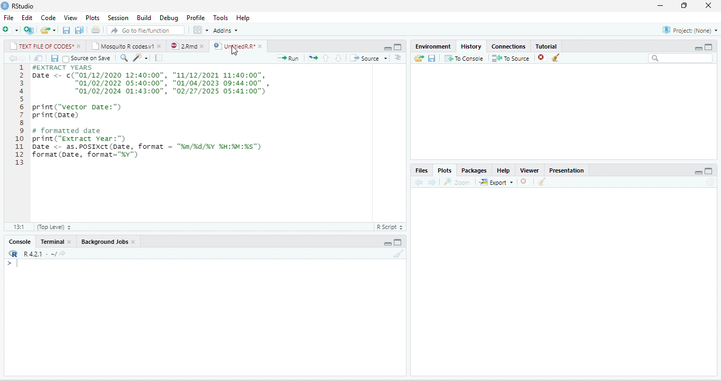  Describe the element at coordinates (27, 18) in the screenshot. I see `Edit` at that location.